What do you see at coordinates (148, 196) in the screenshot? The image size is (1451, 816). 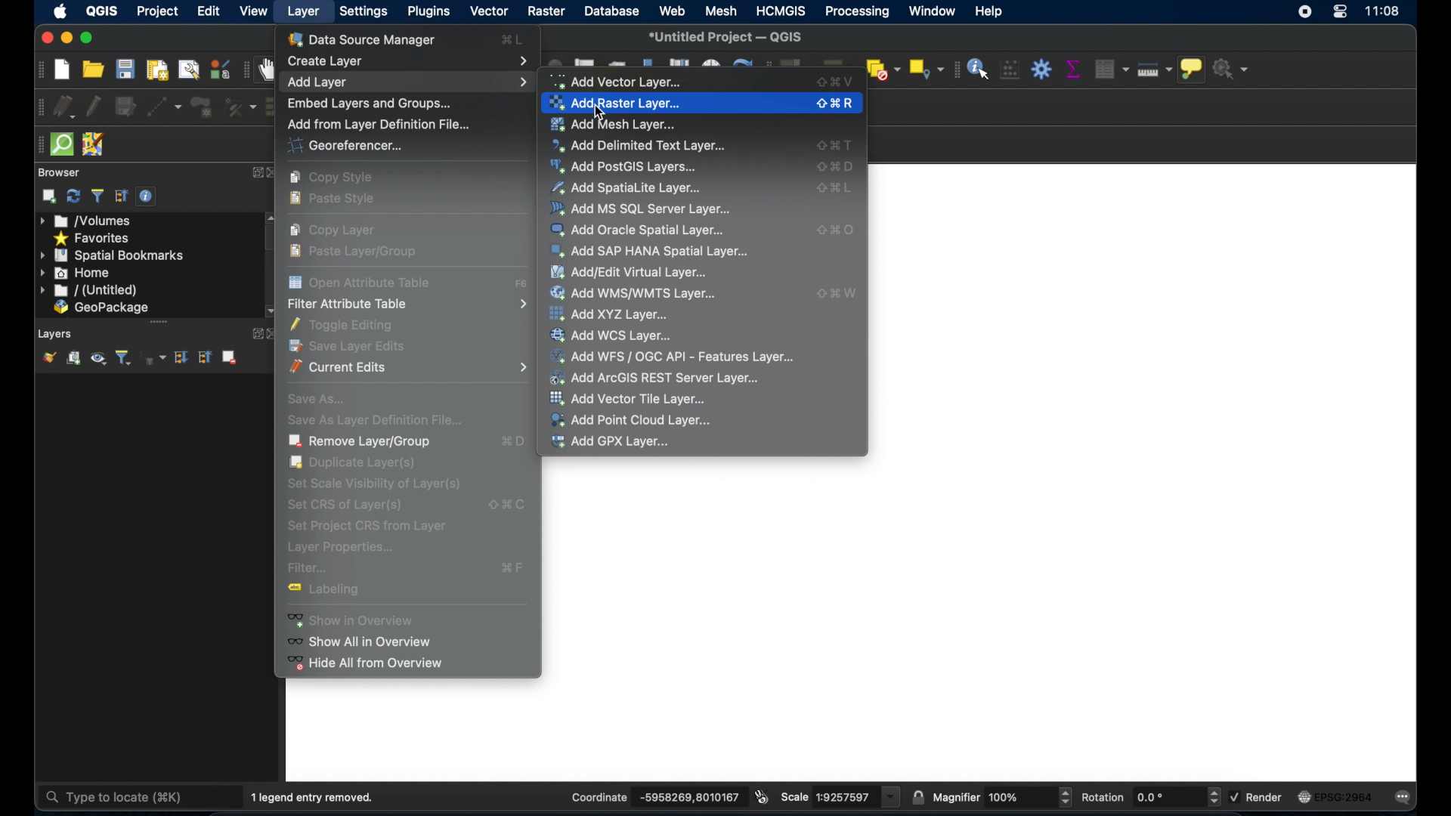 I see `enable/disable properties widget` at bounding box center [148, 196].